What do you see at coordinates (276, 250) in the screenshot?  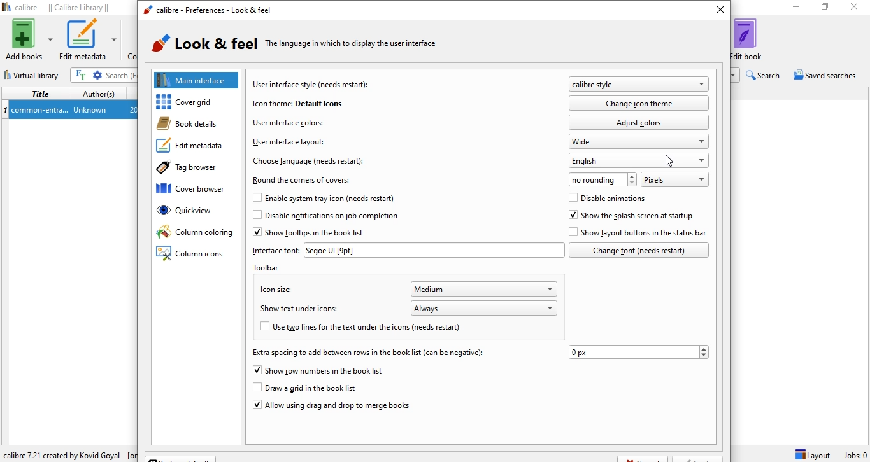 I see `interface font` at bounding box center [276, 250].